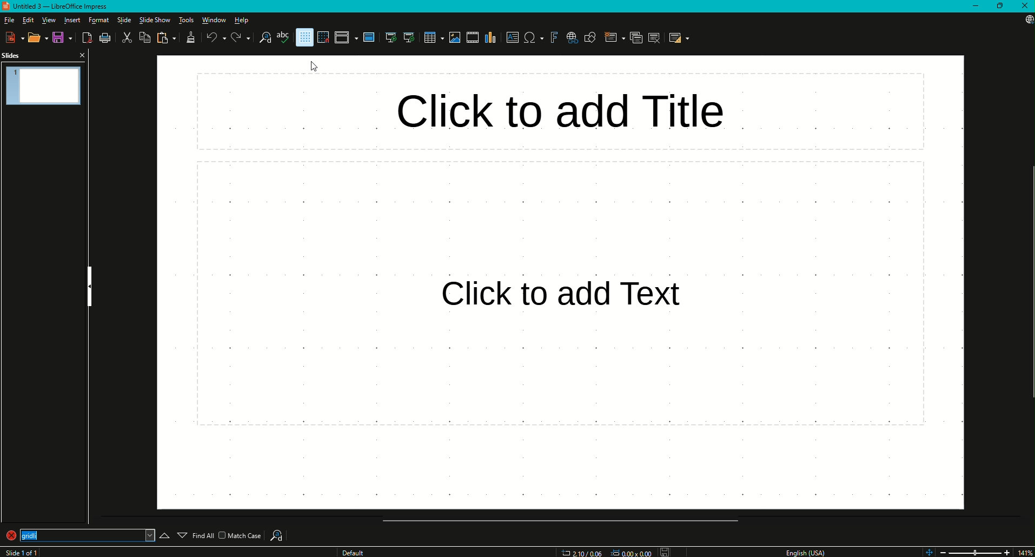  I want to click on Duplicate slide, so click(632, 37).